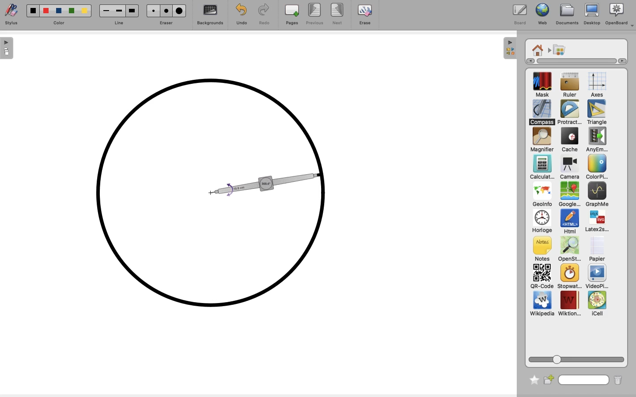 This screenshot has width=636, height=397. What do you see at coordinates (578, 358) in the screenshot?
I see `Scroll` at bounding box center [578, 358].